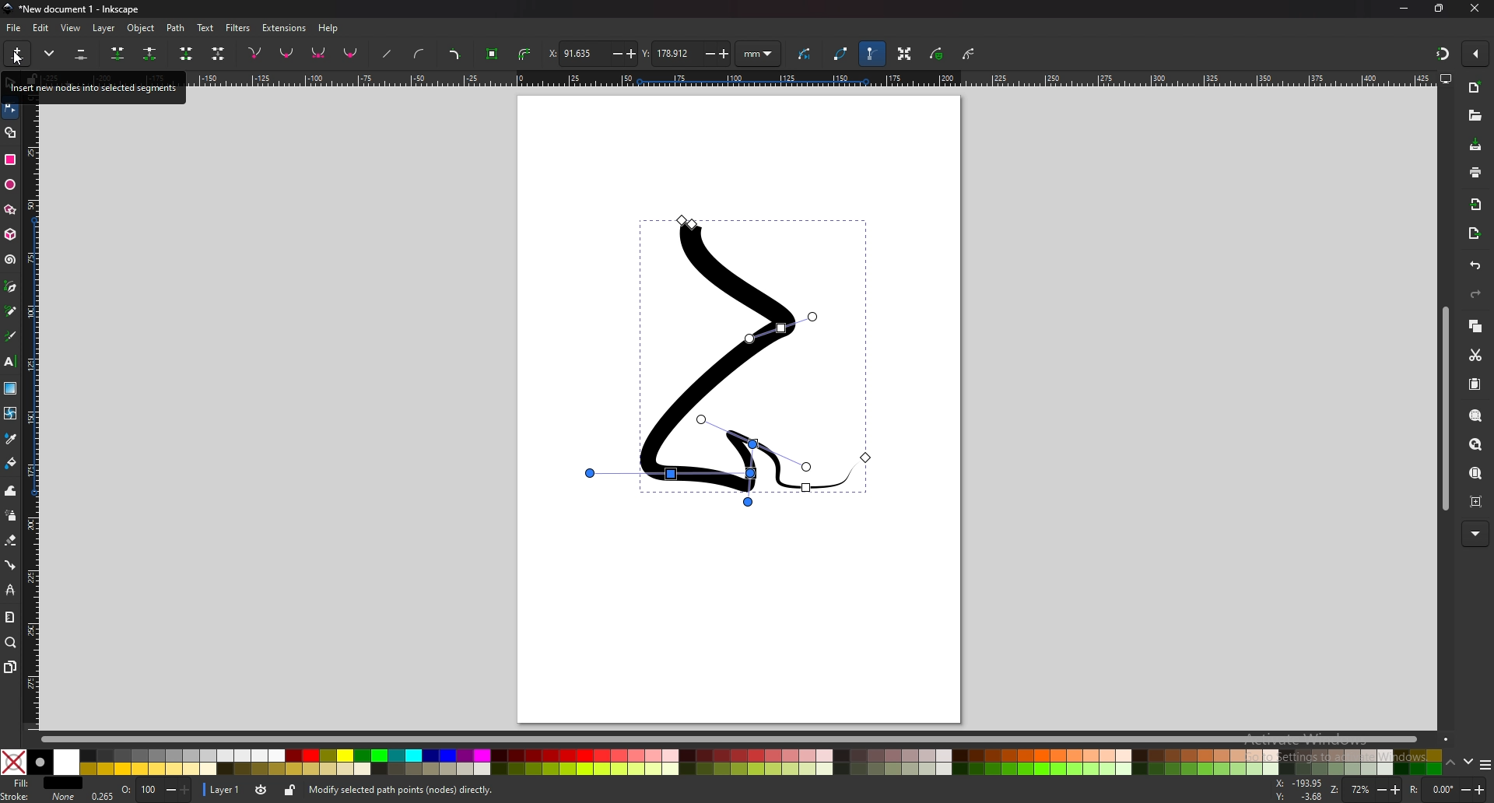 This screenshot has width=1494, height=803. I want to click on x coordinates, so click(592, 53).